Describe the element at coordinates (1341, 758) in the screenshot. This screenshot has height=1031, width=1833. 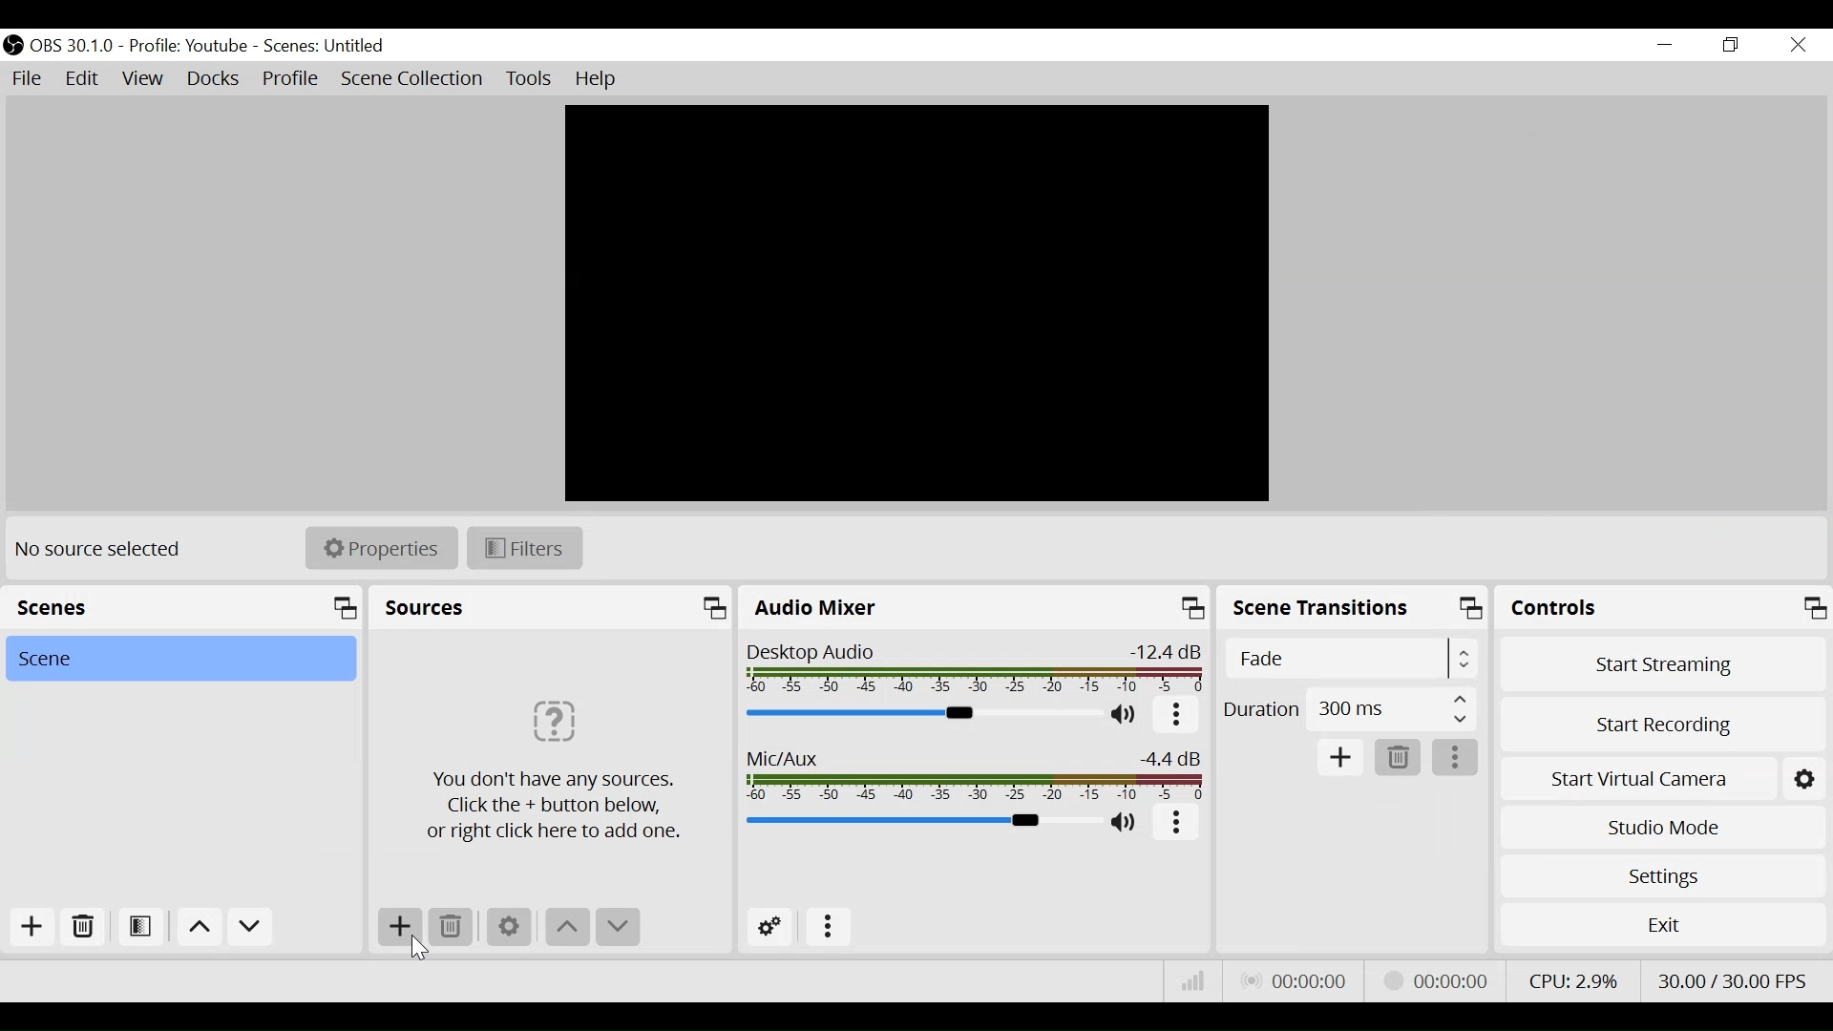
I see `Add` at that location.